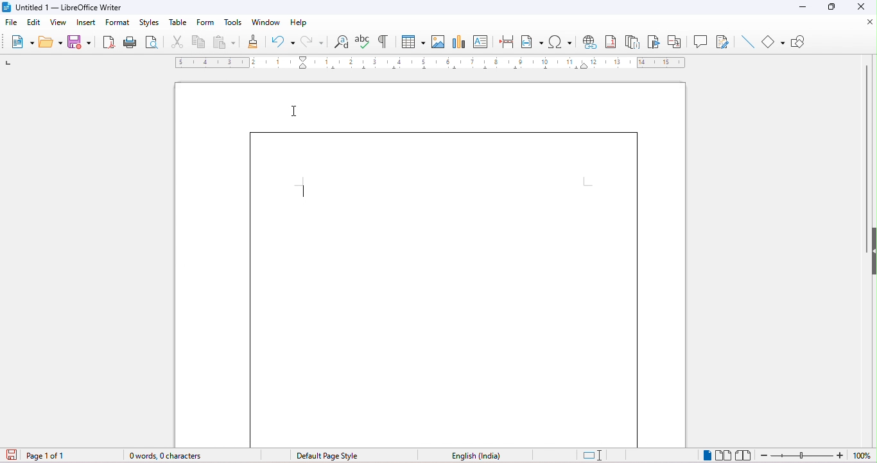 The height and width of the screenshot is (463, 877). Describe the element at coordinates (80, 42) in the screenshot. I see `save` at that location.